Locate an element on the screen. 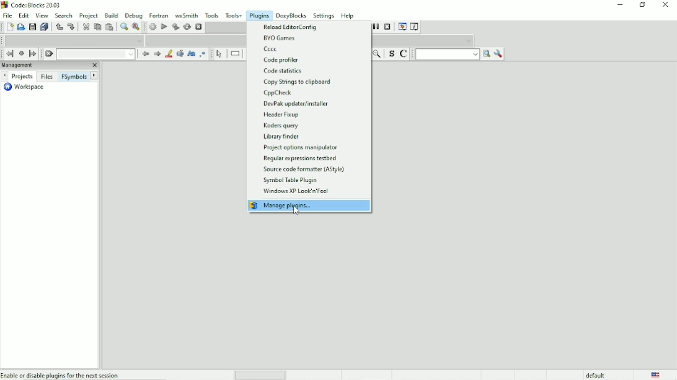 Image resolution: width=677 pixels, height=380 pixels. New file is located at coordinates (10, 27).